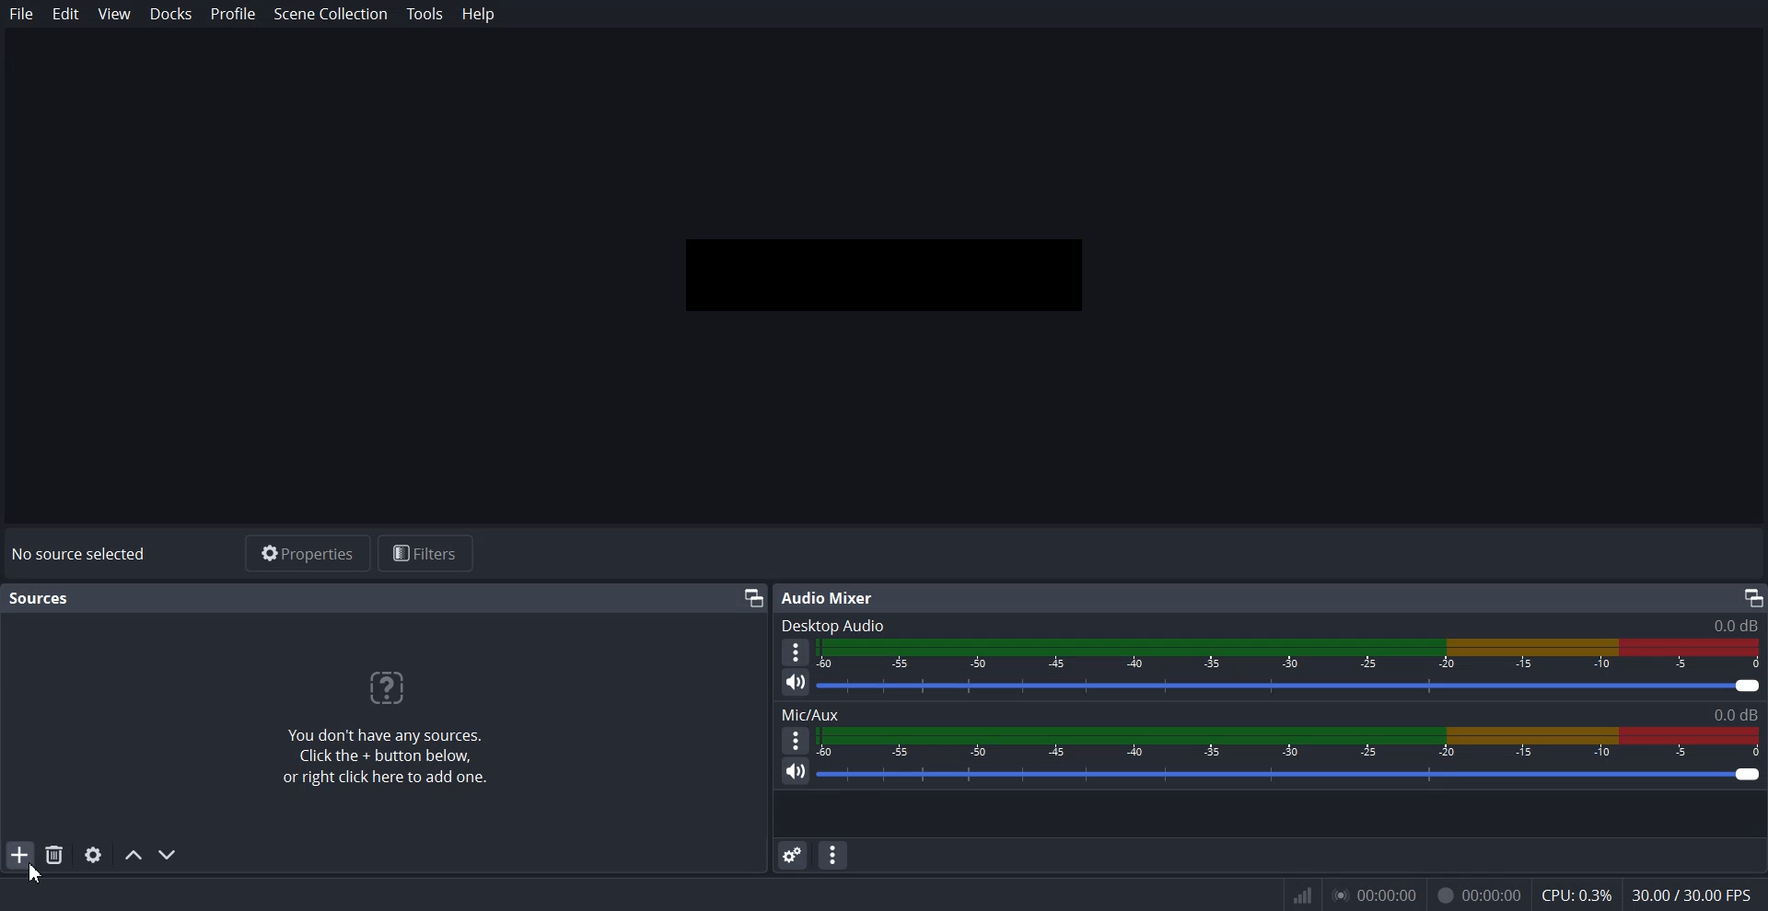 This screenshot has width=1768, height=911. What do you see at coordinates (1303, 896) in the screenshot?
I see `Inf` at bounding box center [1303, 896].